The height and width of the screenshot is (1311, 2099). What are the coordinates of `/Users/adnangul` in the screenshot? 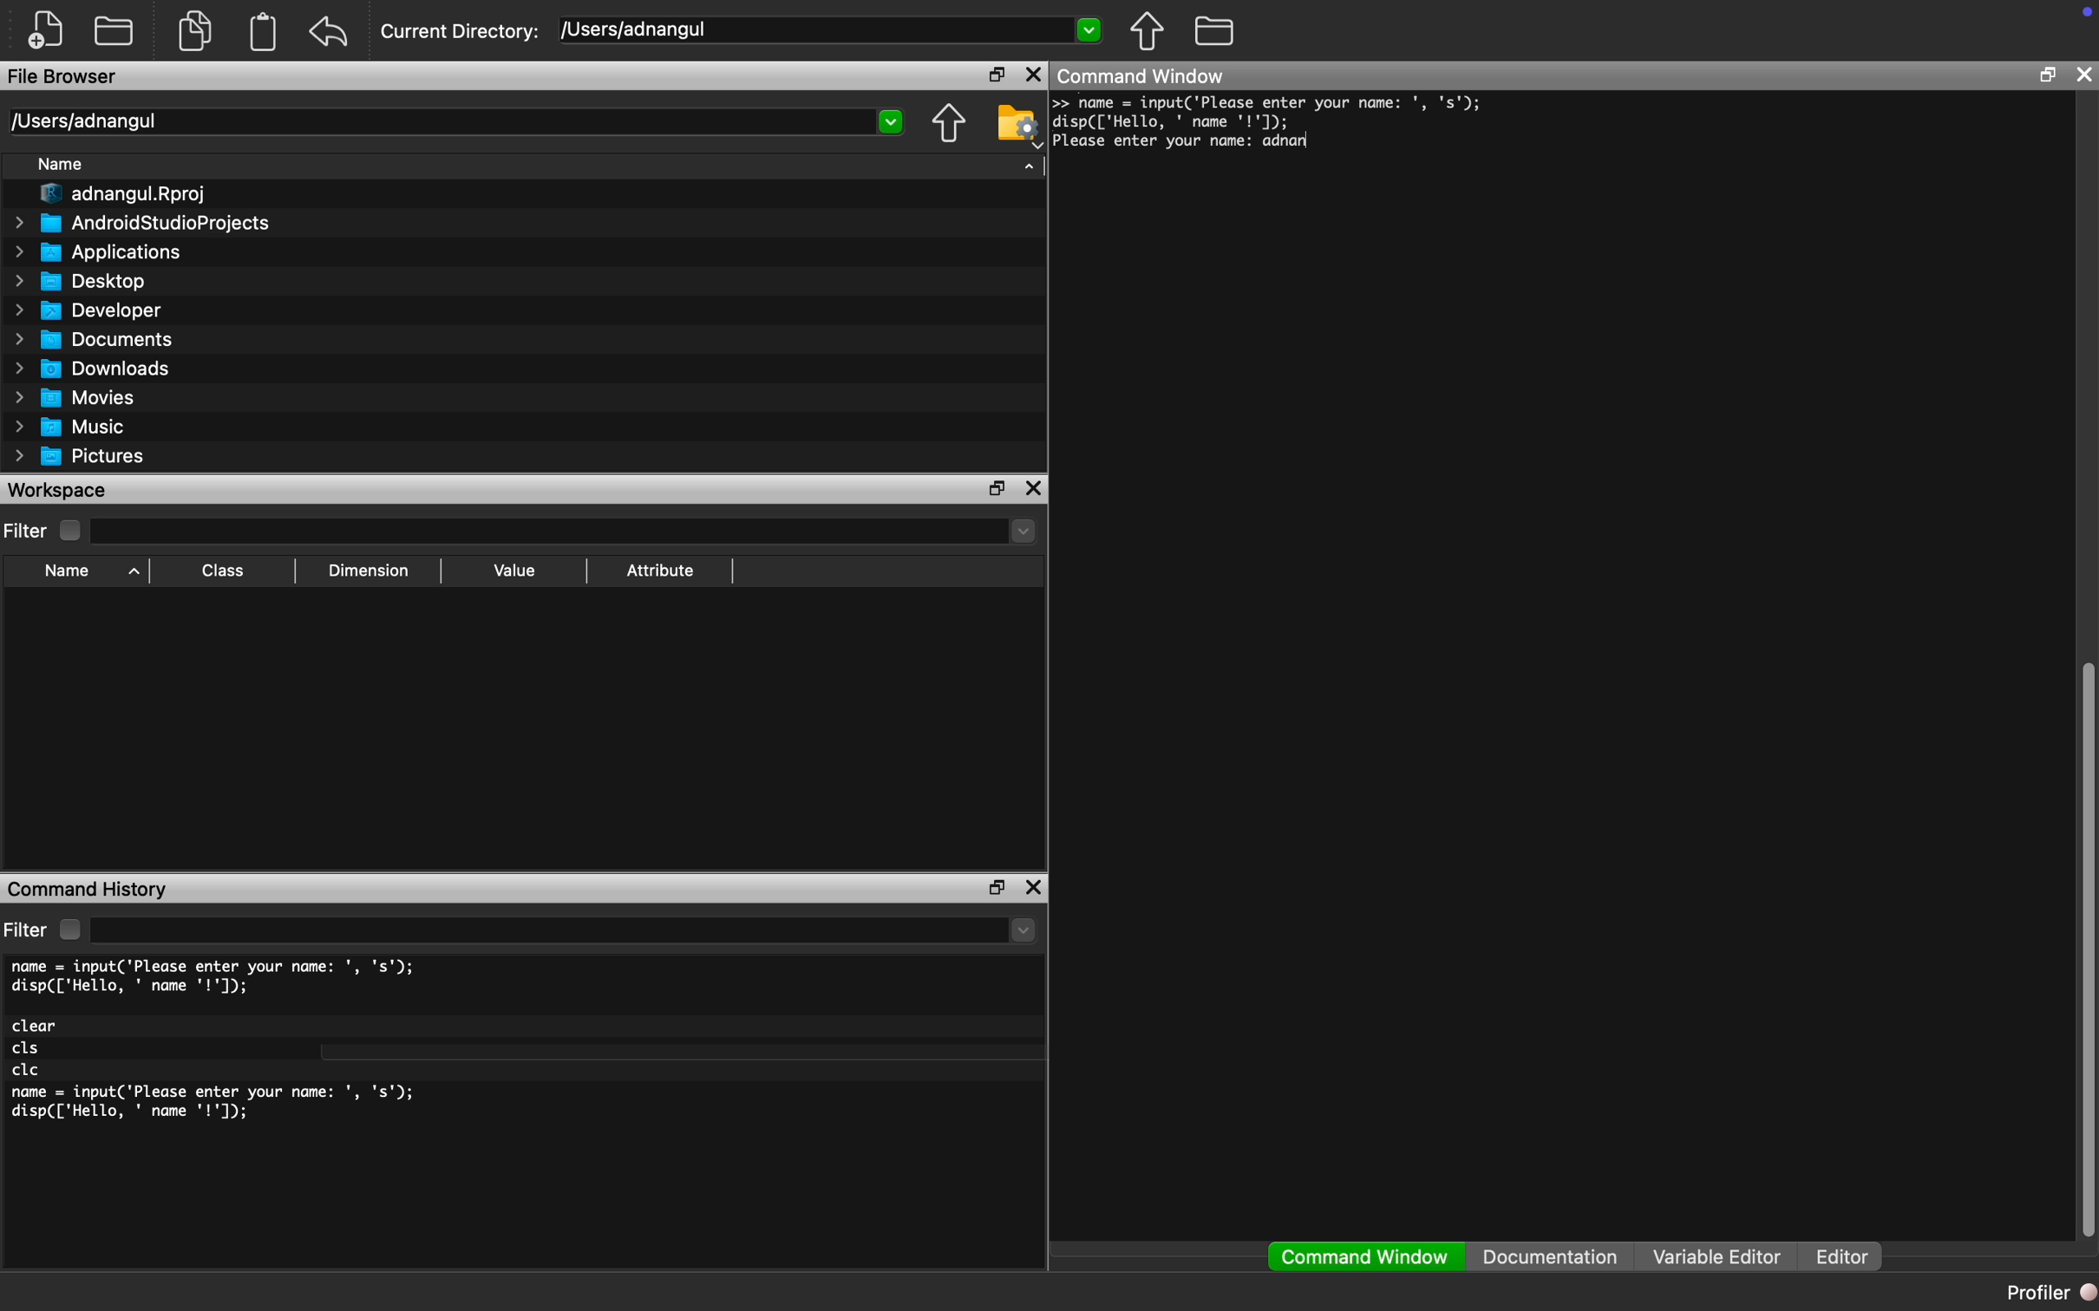 It's located at (638, 29).